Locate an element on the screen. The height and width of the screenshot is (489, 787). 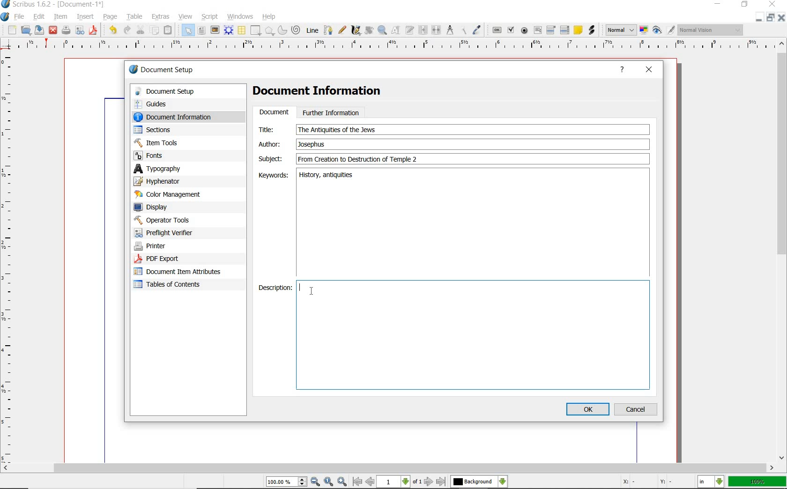
scrollbar is located at coordinates (782, 251).